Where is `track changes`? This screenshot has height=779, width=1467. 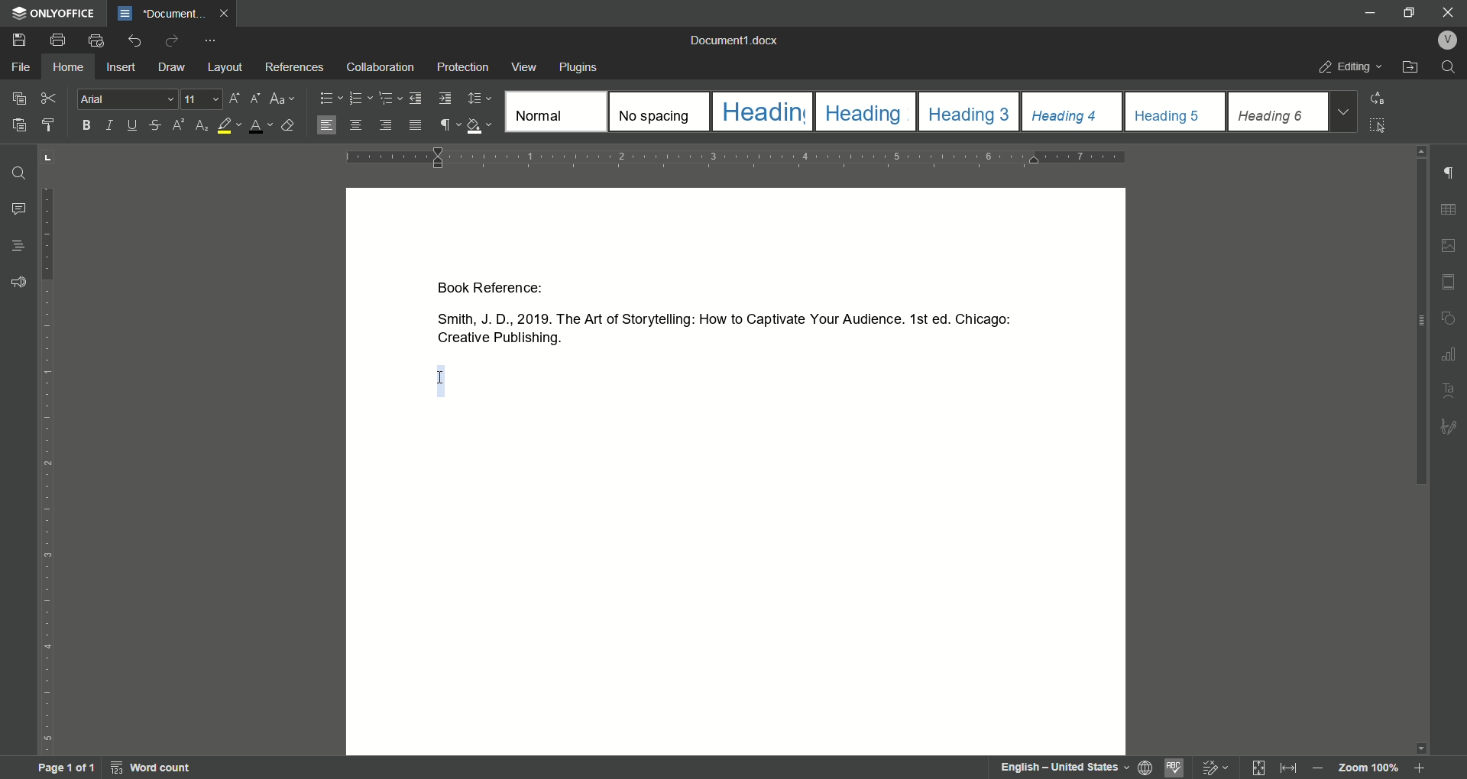
track changes is located at coordinates (1212, 766).